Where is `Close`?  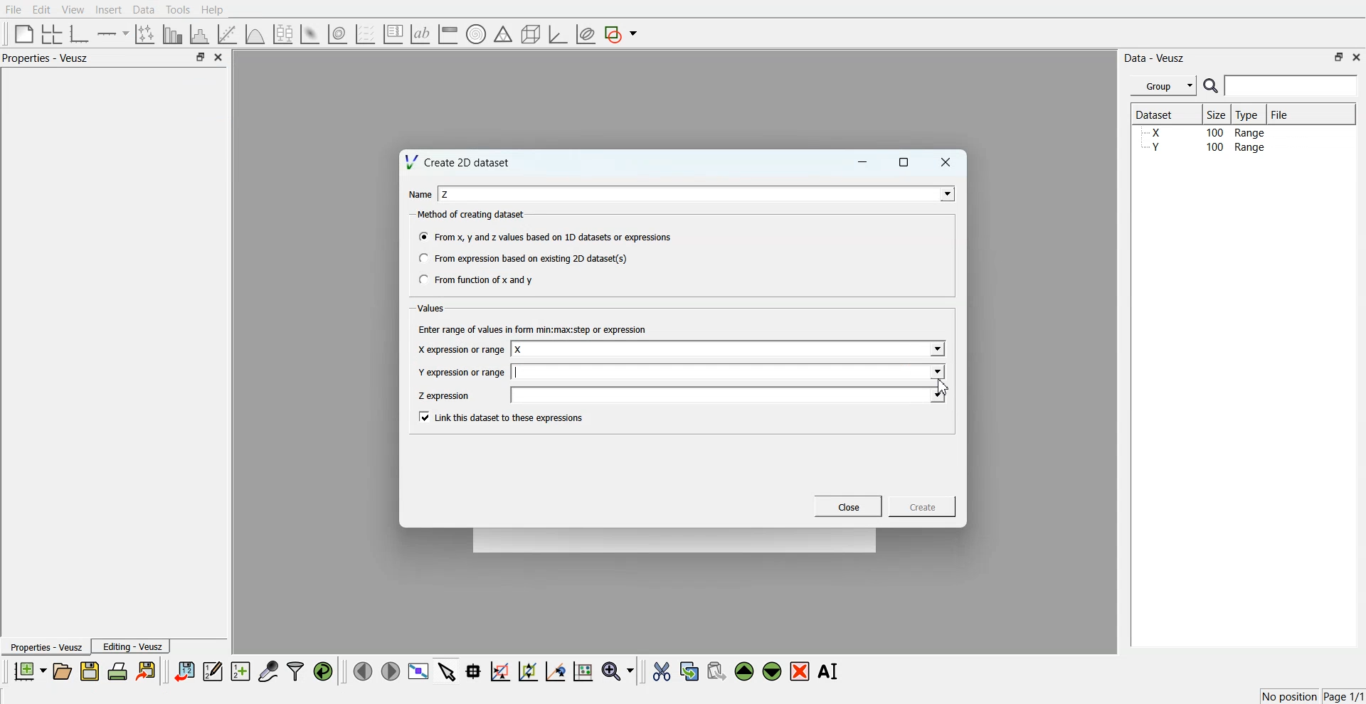
Close is located at coordinates (1357, 56).